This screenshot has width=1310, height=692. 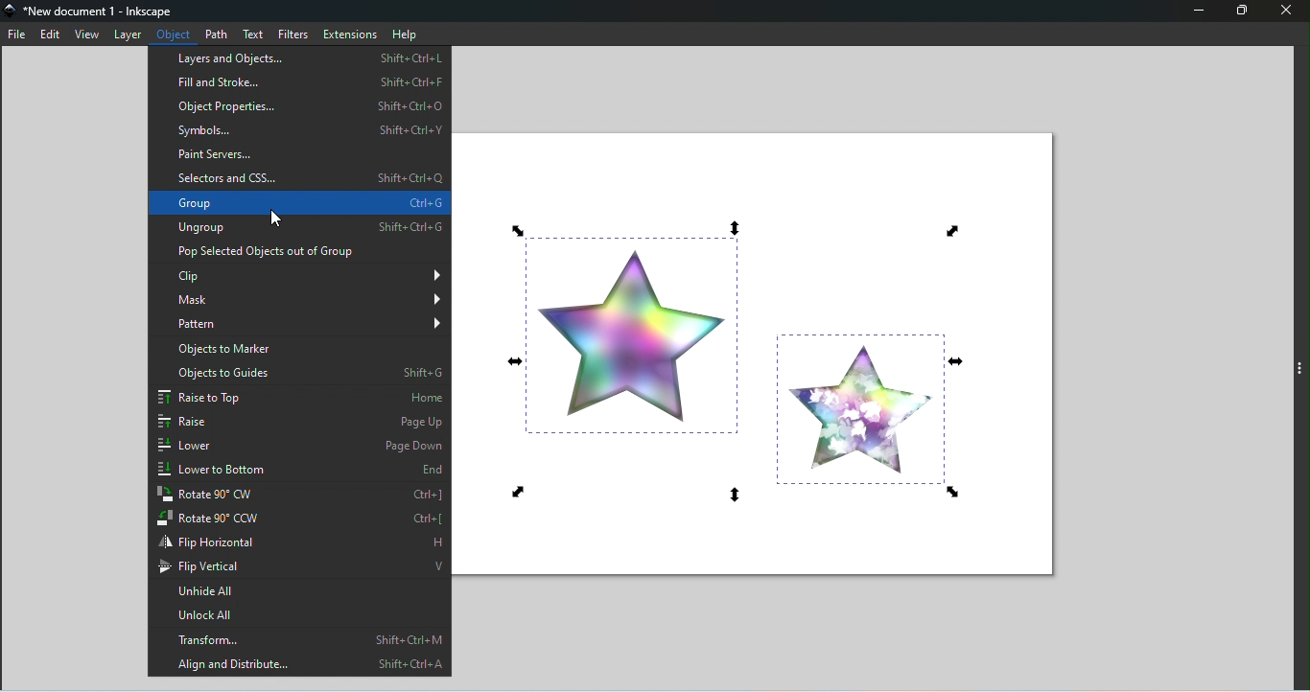 What do you see at coordinates (303, 495) in the screenshot?
I see `Rotate 90° CW` at bounding box center [303, 495].